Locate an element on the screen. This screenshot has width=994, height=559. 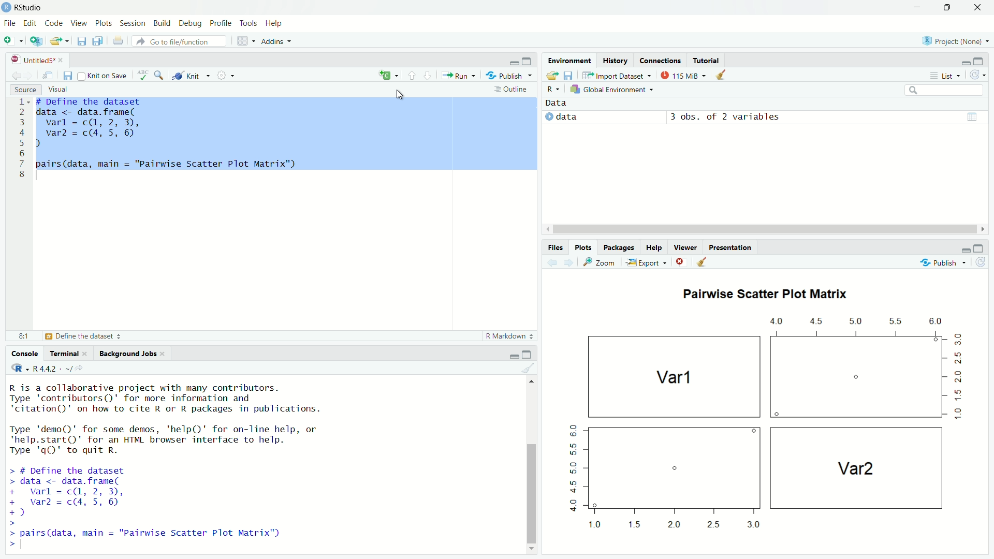
Go to next section/chunk (Ctrl + pgDn) is located at coordinates (428, 75).